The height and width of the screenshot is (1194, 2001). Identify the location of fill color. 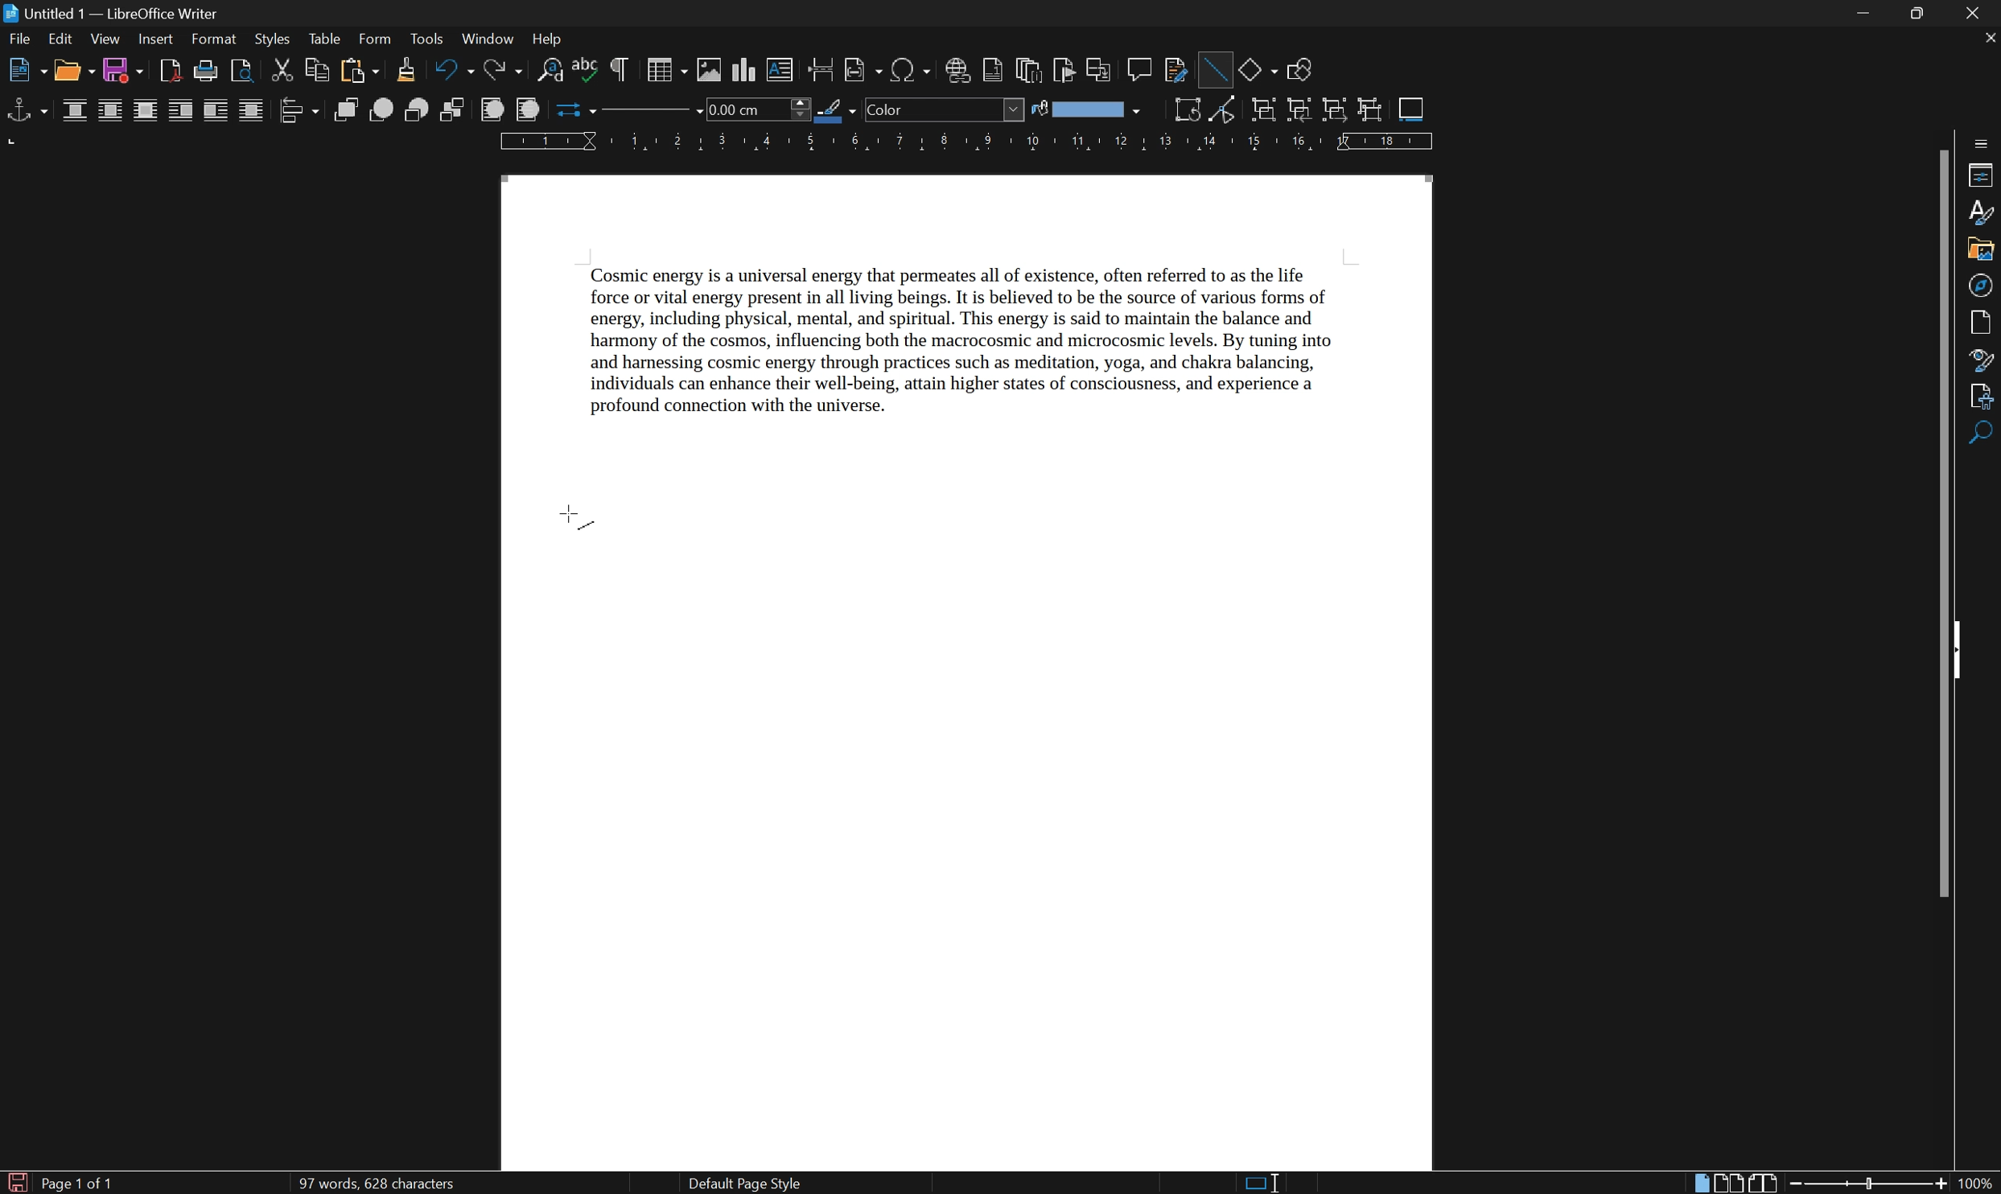
(1085, 109).